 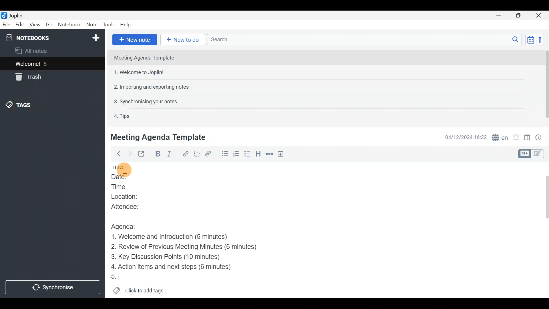 I want to click on Note, so click(x=91, y=23).